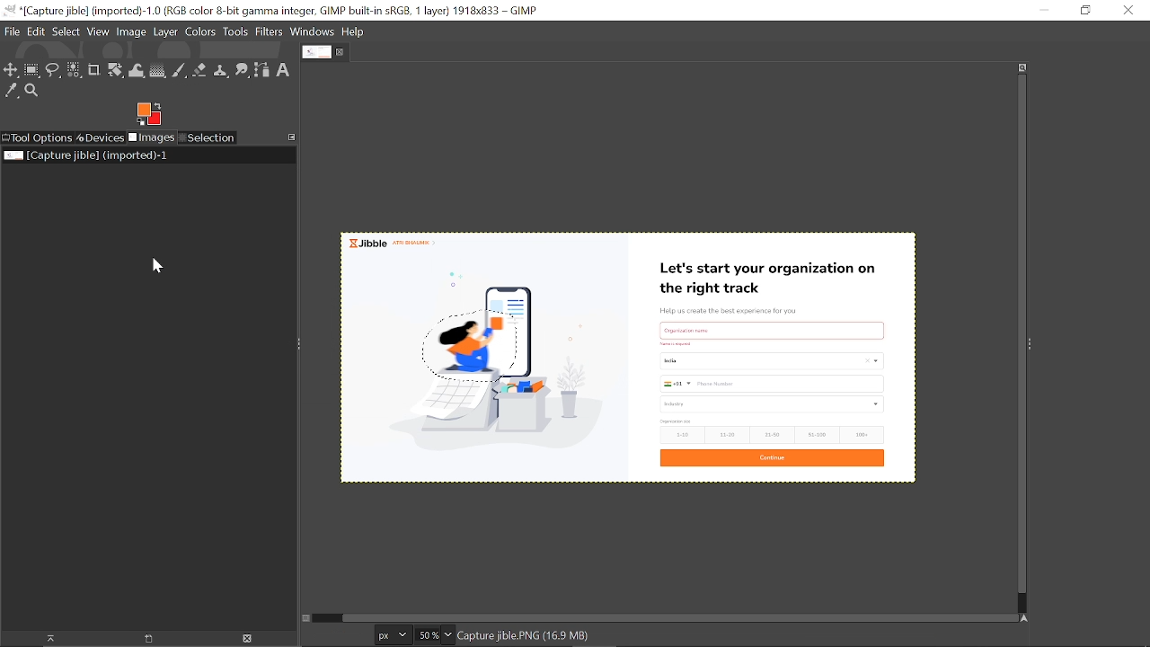  I want to click on Tools, so click(235, 32).